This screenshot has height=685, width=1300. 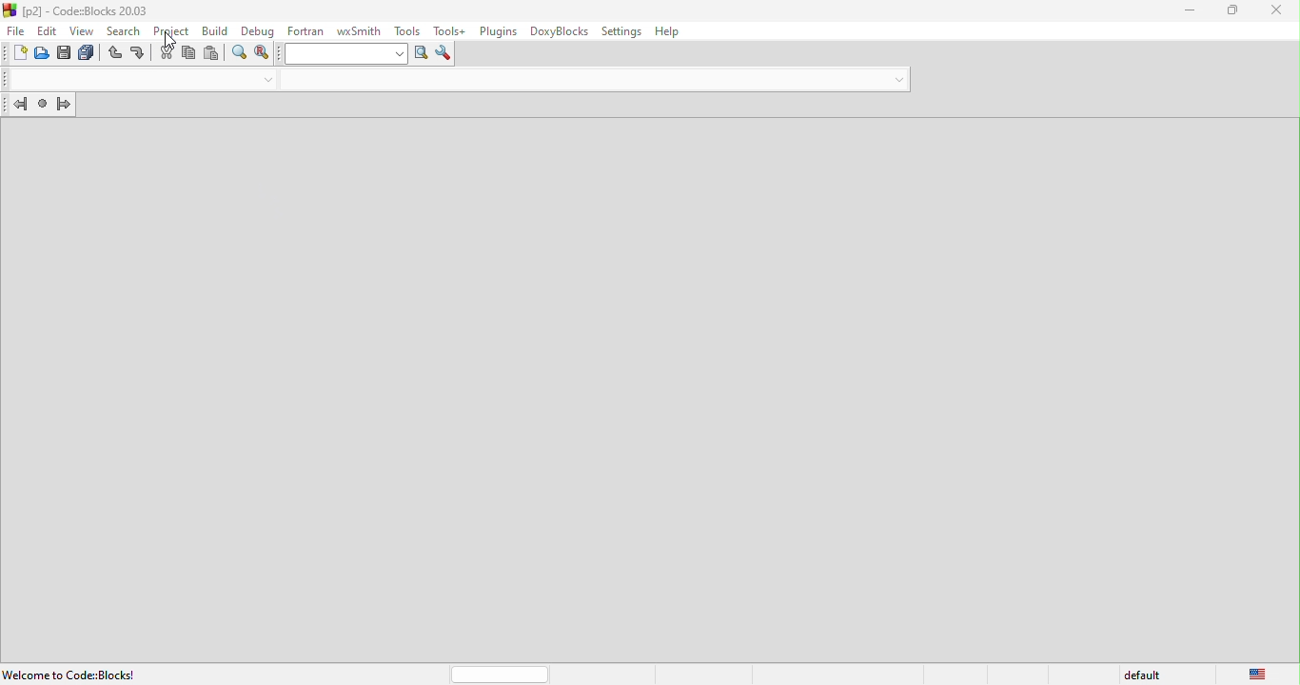 What do you see at coordinates (116, 55) in the screenshot?
I see `undo` at bounding box center [116, 55].